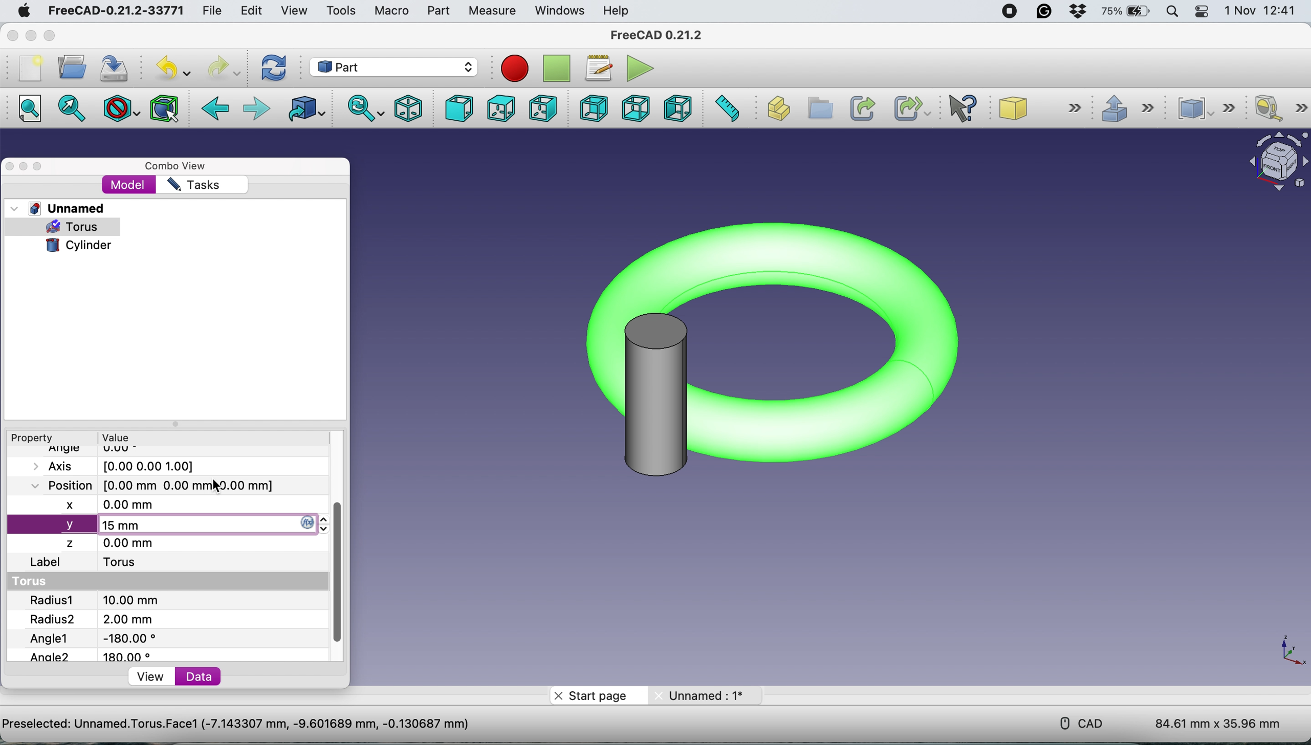 This screenshot has height=745, width=1311. Describe the element at coordinates (51, 37) in the screenshot. I see `maximise` at that location.